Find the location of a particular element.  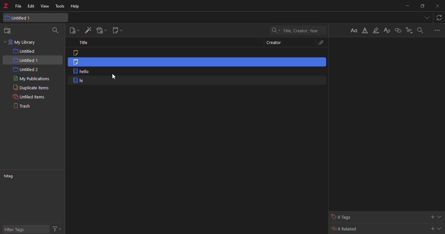

format text is located at coordinates (352, 31).